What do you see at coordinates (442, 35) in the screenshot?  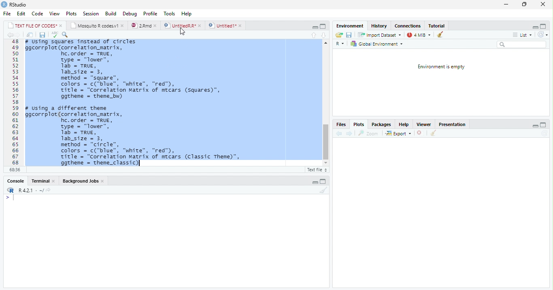 I see `clear history` at bounding box center [442, 35].